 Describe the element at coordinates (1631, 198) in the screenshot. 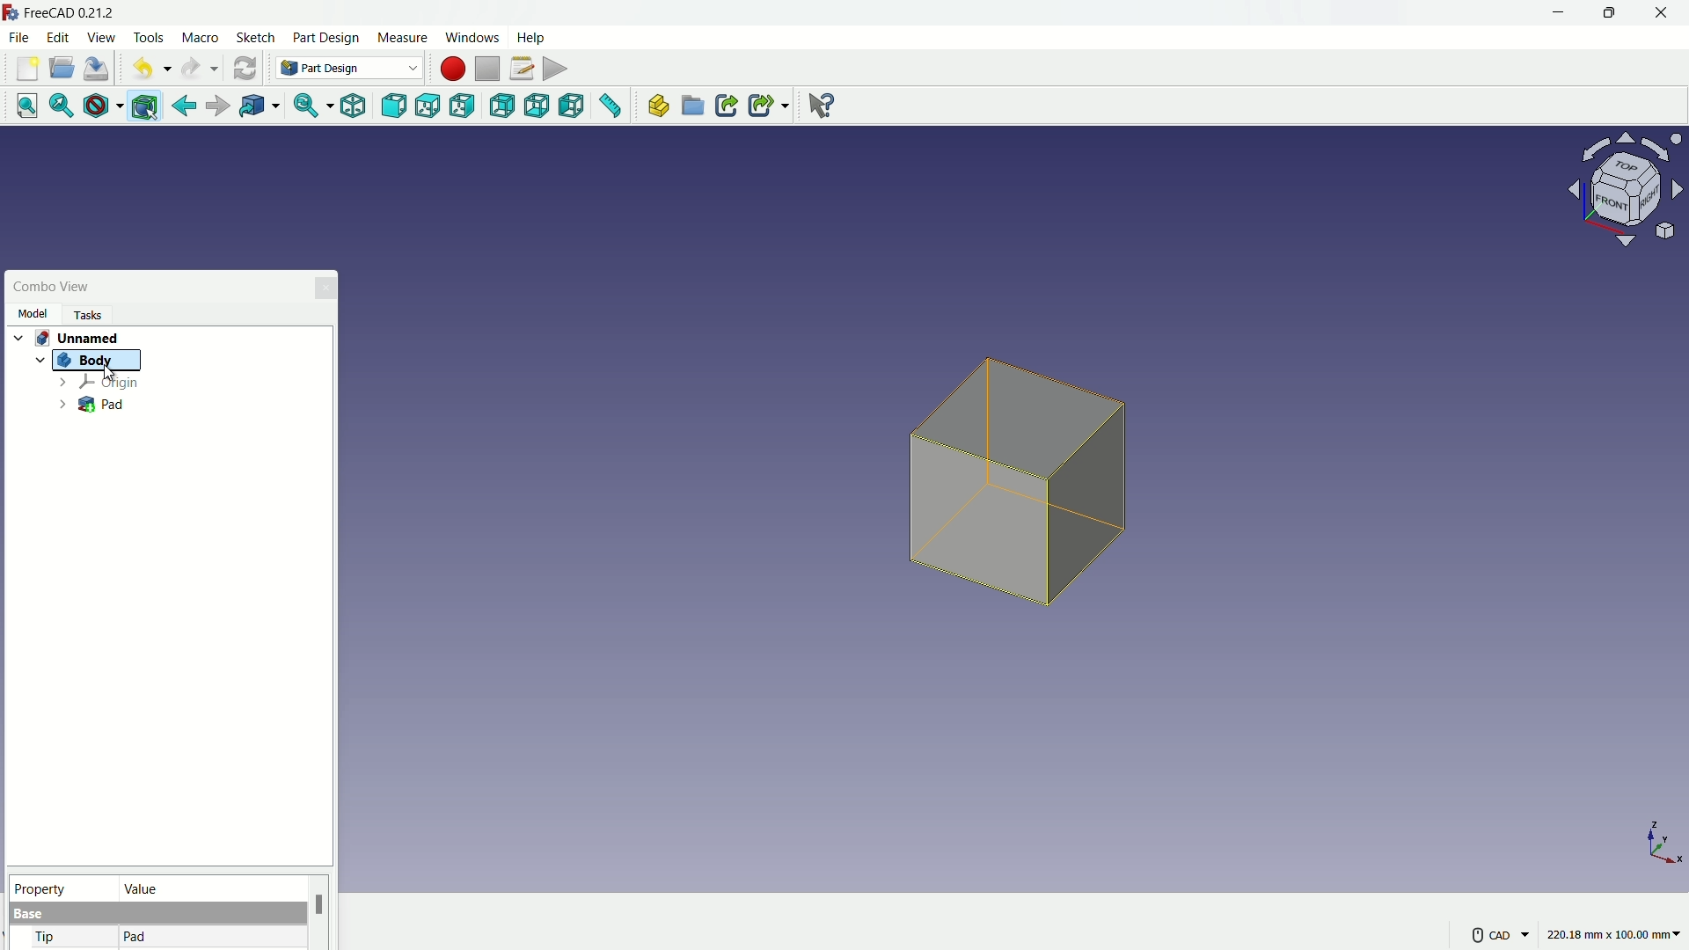

I see `preset viewpoint` at that location.